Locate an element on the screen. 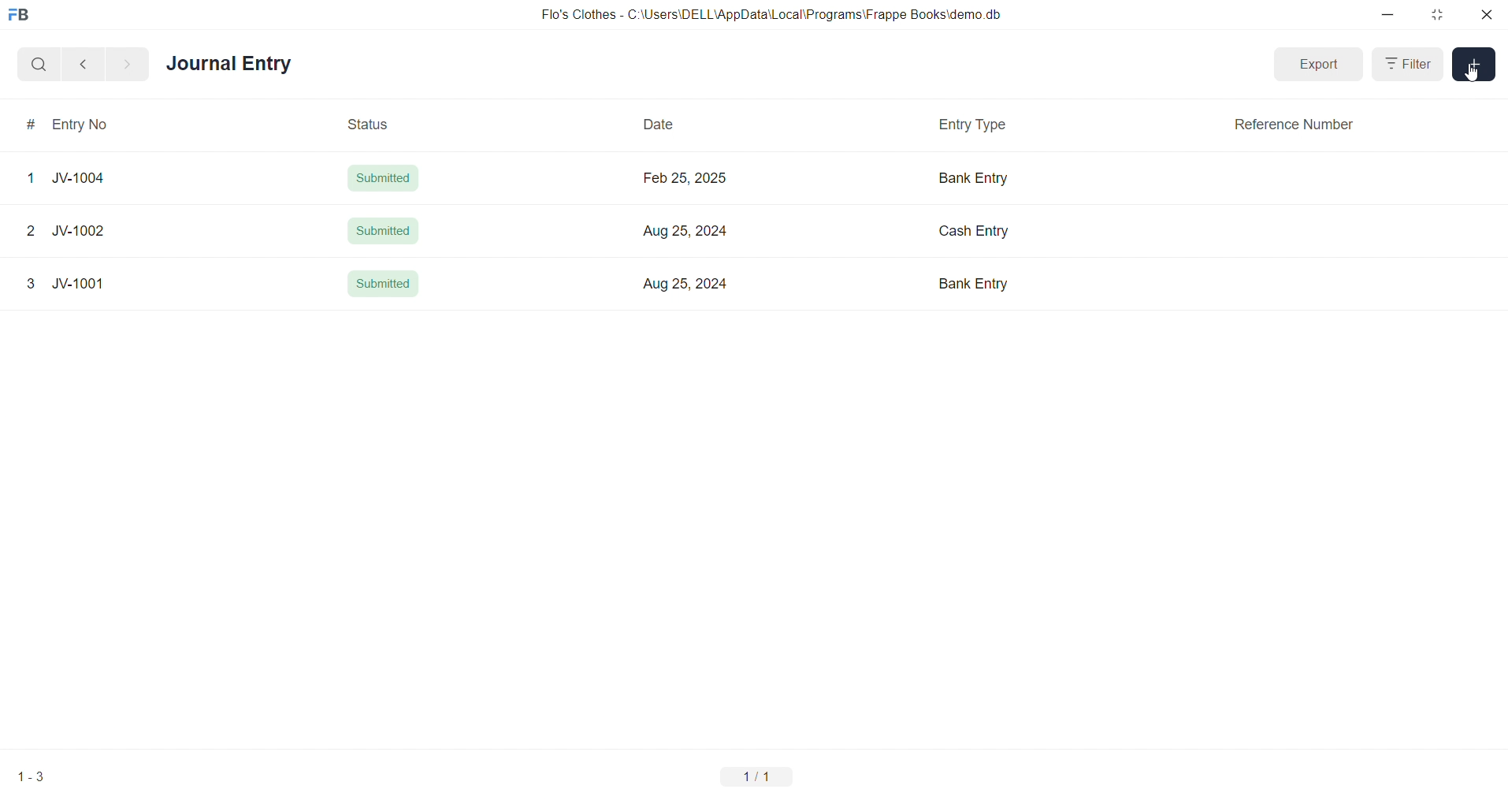 The height and width of the screenshot is (804, 1508). Bank Entry is located at coordinates (975, 285).